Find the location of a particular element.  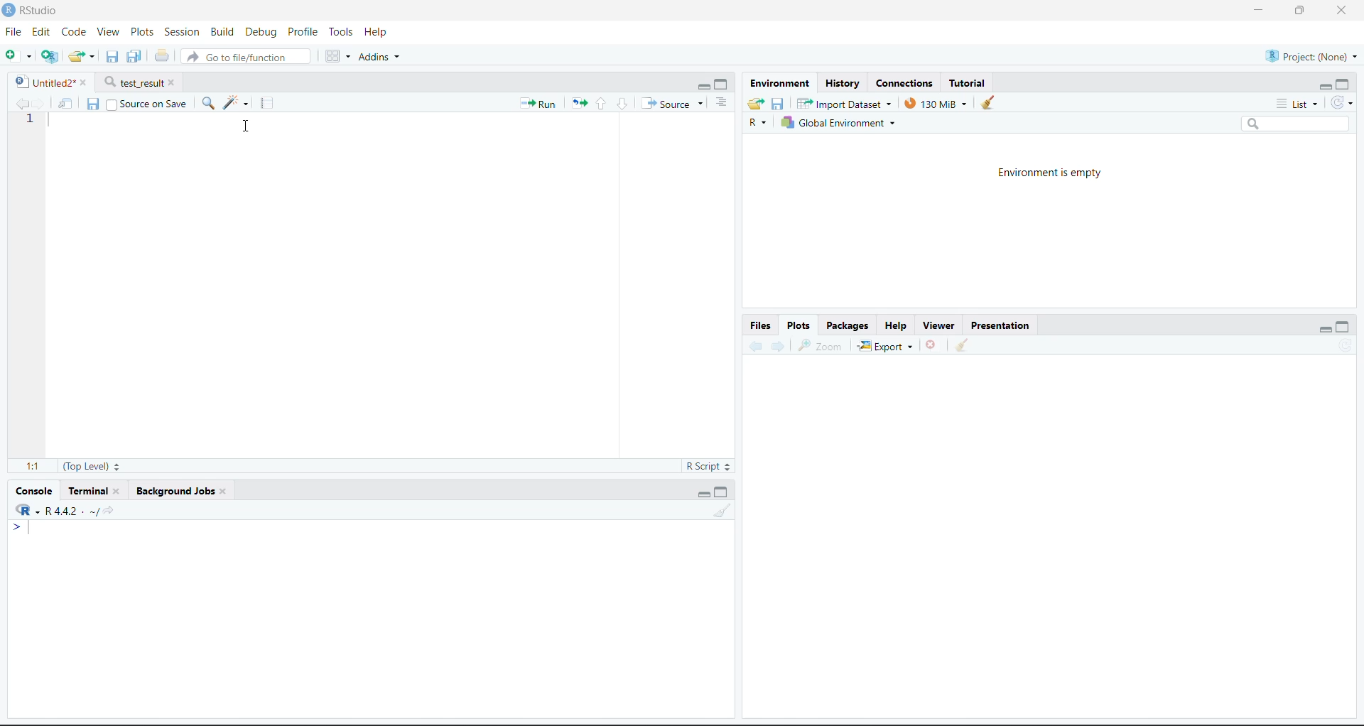

Go back to the previous source location (Ctrl + F9) is located at coordinates (18, 102).